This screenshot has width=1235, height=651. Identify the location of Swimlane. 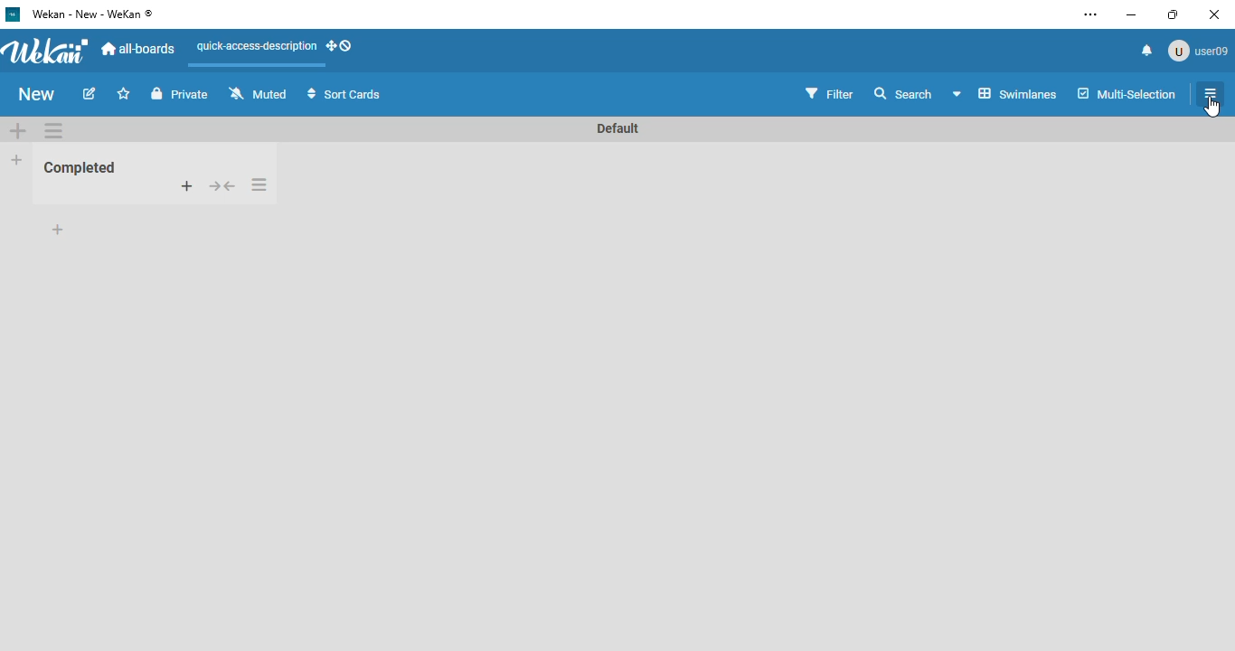
(1005, 93).